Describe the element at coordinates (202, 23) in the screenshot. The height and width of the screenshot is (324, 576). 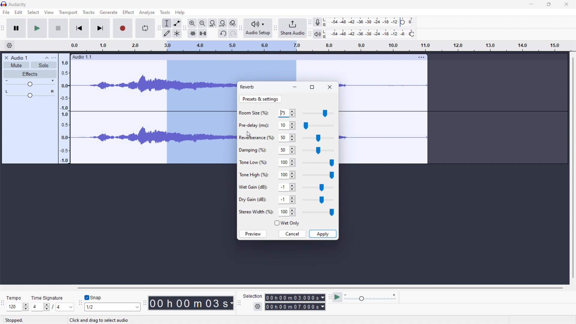
I see `zoom out` at that location.